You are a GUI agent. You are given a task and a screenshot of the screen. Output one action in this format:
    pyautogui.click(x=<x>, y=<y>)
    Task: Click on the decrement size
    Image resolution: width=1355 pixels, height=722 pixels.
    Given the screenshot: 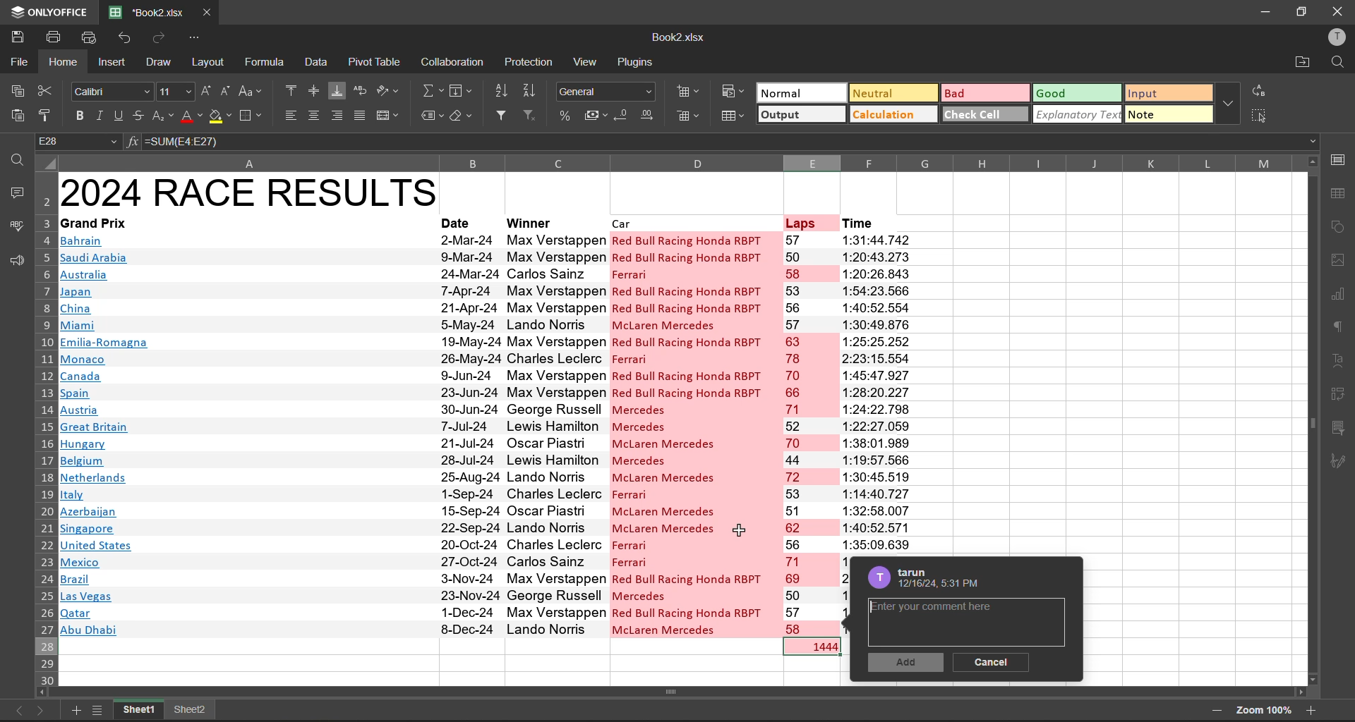 What is the action you would take?
    pyautogui.click(x=223, y=92)
    